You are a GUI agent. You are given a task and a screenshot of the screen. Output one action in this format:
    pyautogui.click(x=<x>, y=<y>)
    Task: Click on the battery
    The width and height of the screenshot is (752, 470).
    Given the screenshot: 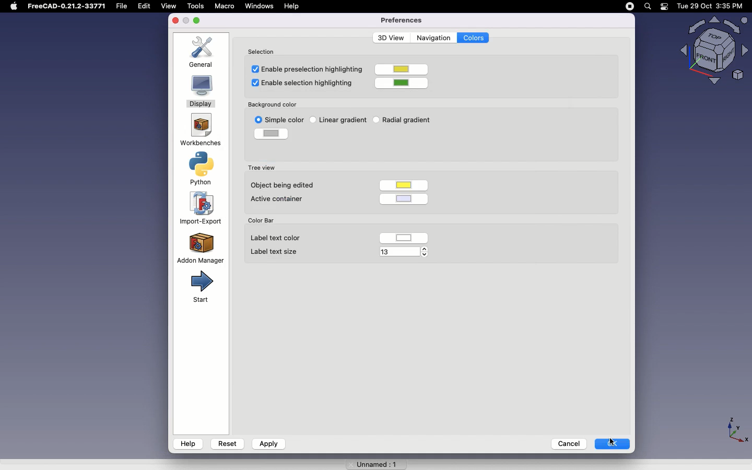 What is the action you would take?
    pyautogui.click(x=665, y=7)
    